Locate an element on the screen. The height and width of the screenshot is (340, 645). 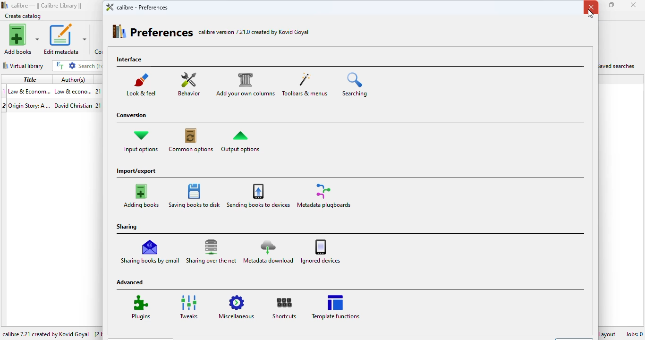
close is located at coordinates (633, 5).